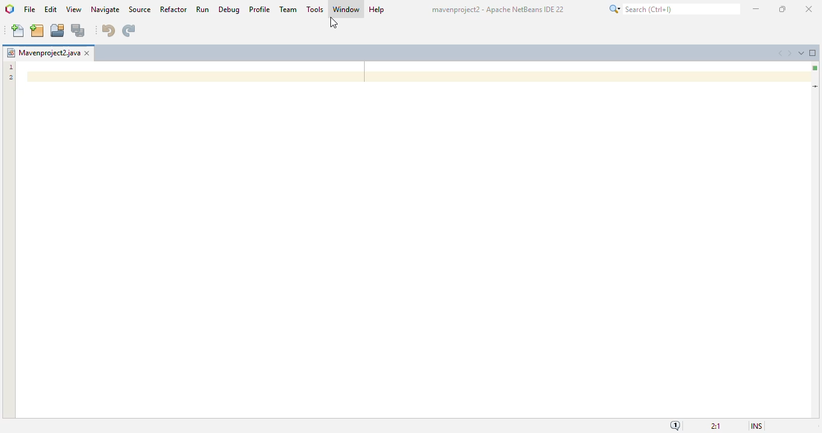 This screenshot has width=822, height=433. Describe the element at coordinates (74, 9) in the screenshot. I see `view` at that location.